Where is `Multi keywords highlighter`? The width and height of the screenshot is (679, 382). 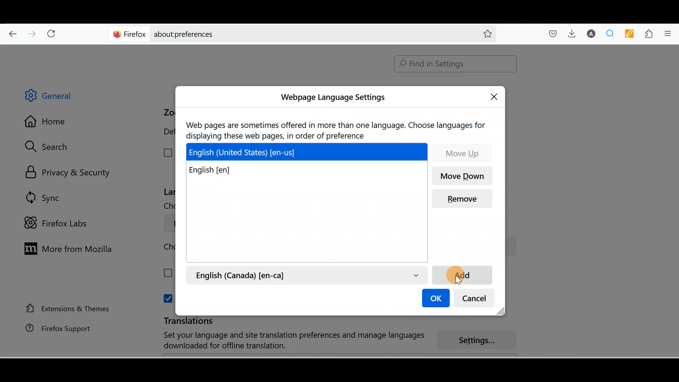 Multi keywords highlighter is located at coordinates (632, 34).